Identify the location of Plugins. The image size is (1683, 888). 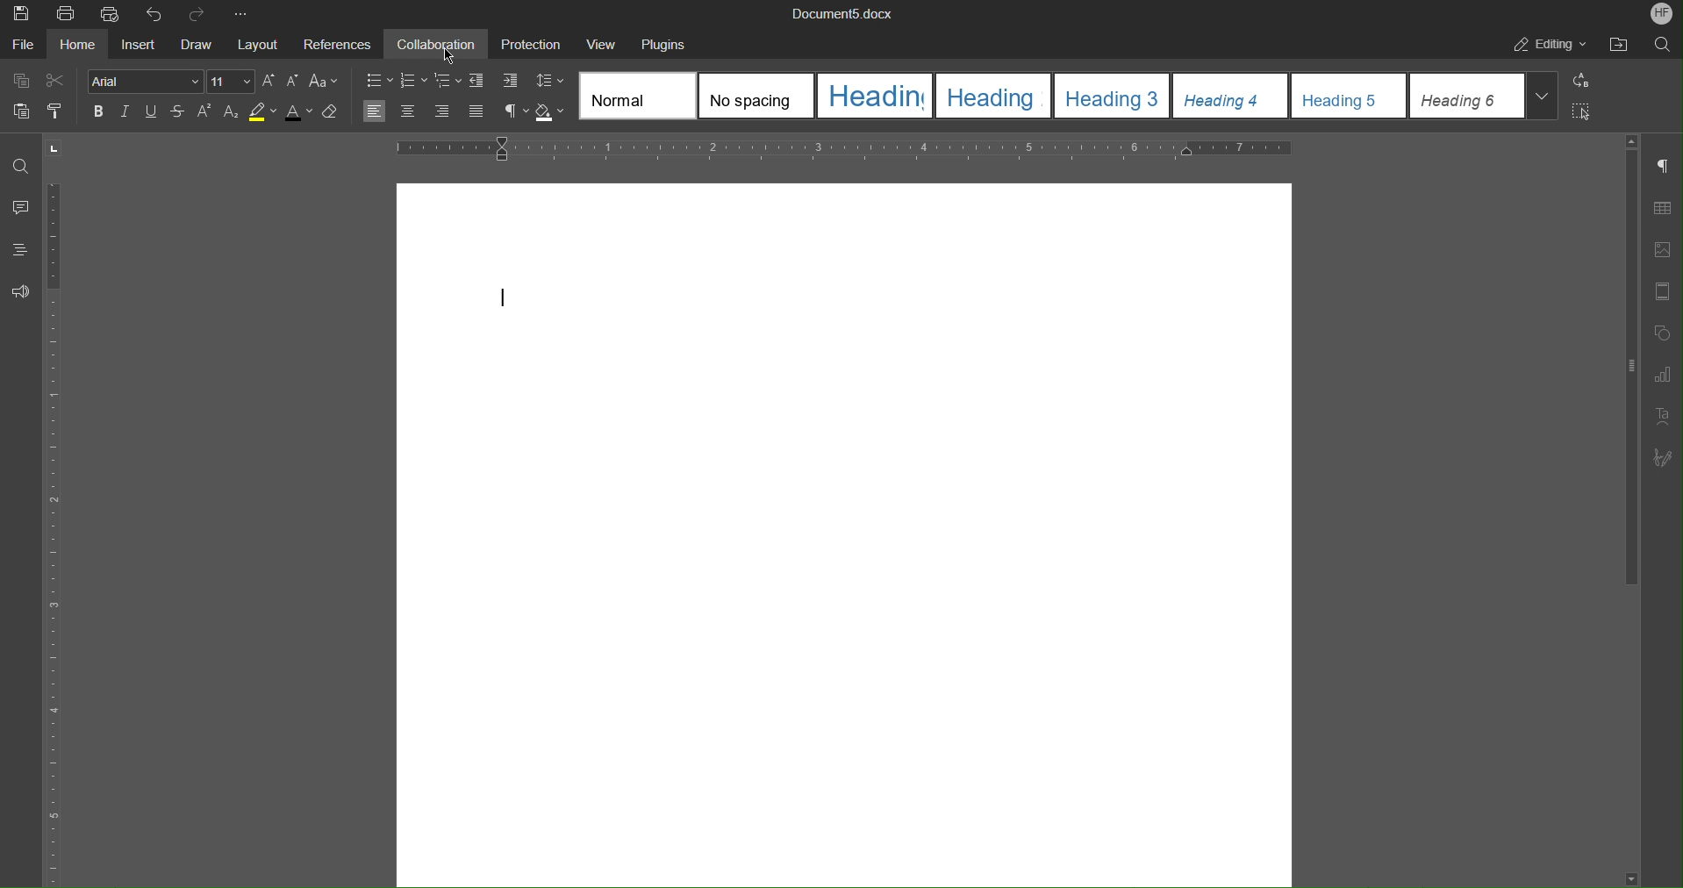
(670, 47).